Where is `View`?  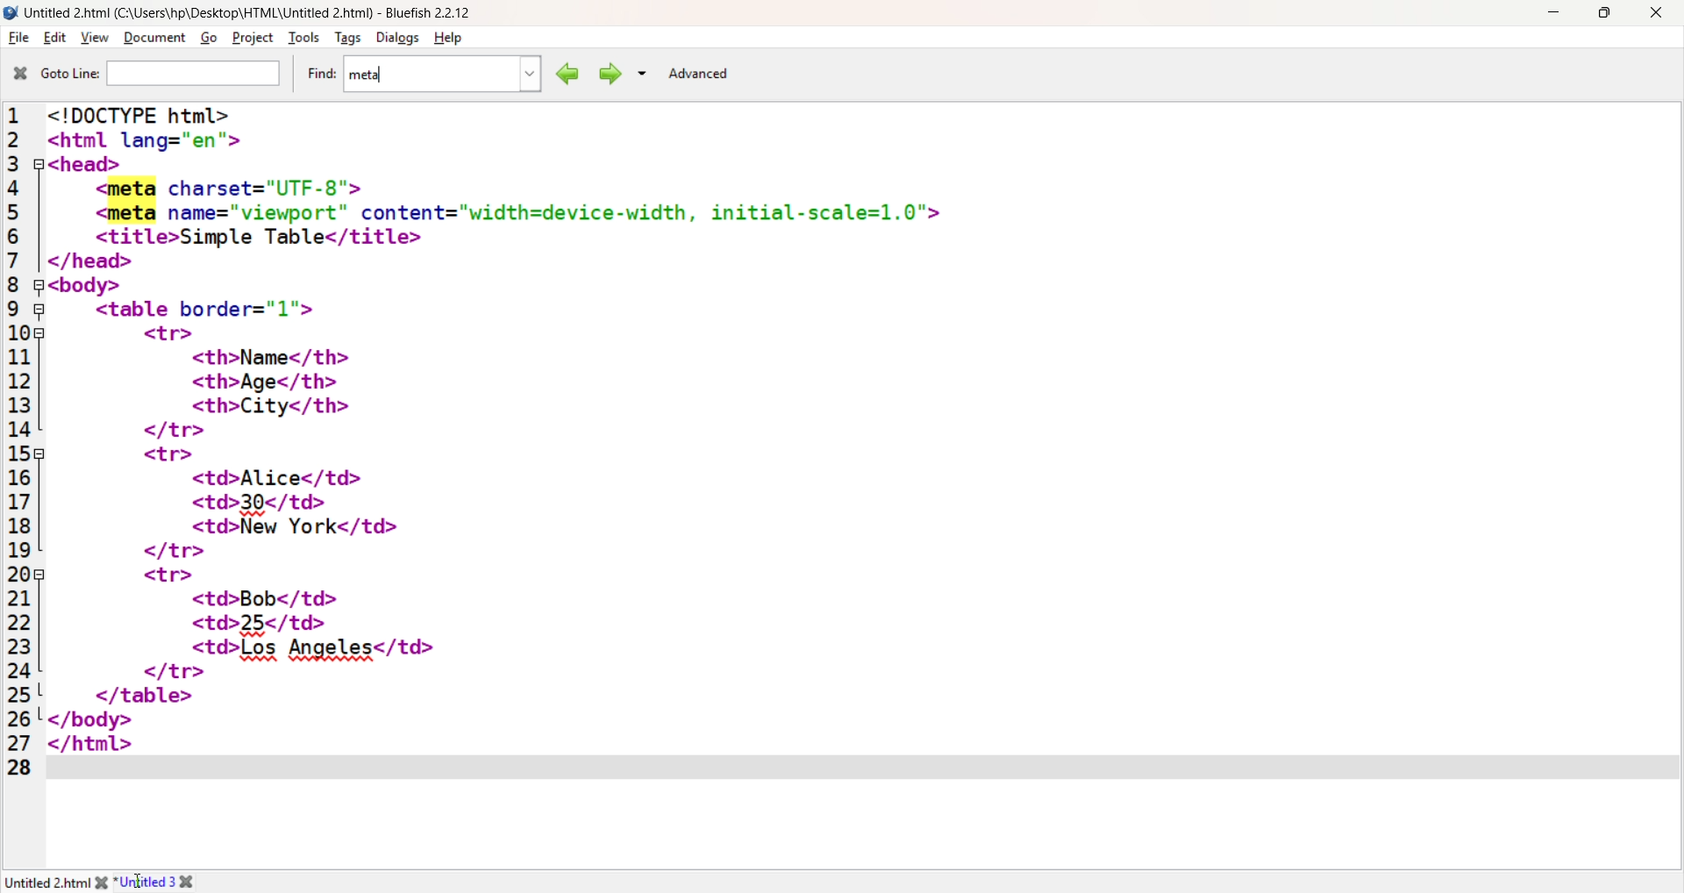 View is located at coordinates (93, 38).